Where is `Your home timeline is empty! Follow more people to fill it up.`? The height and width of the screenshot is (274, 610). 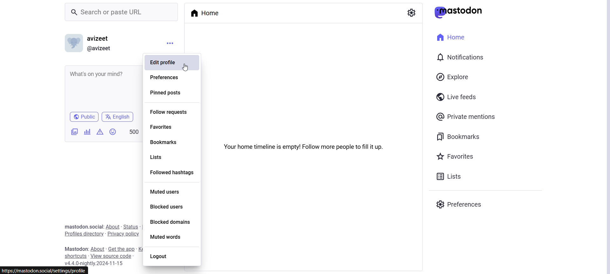
Your home timeline is empty! Follow more people to fill it up. is located at coordinates (302, 147).